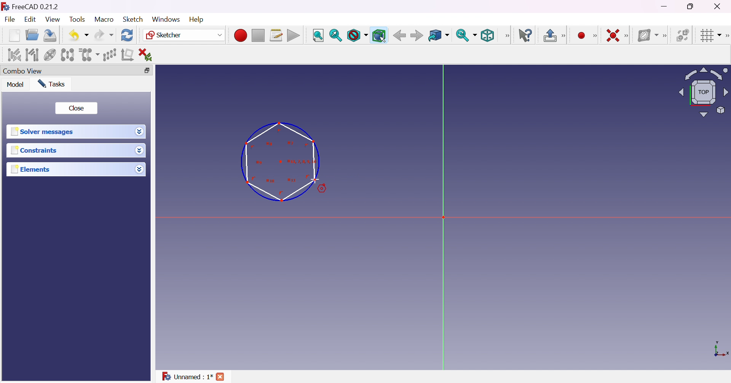 This screenshot has width=731, height=383. I want to click on Sync, so click(466, 35).